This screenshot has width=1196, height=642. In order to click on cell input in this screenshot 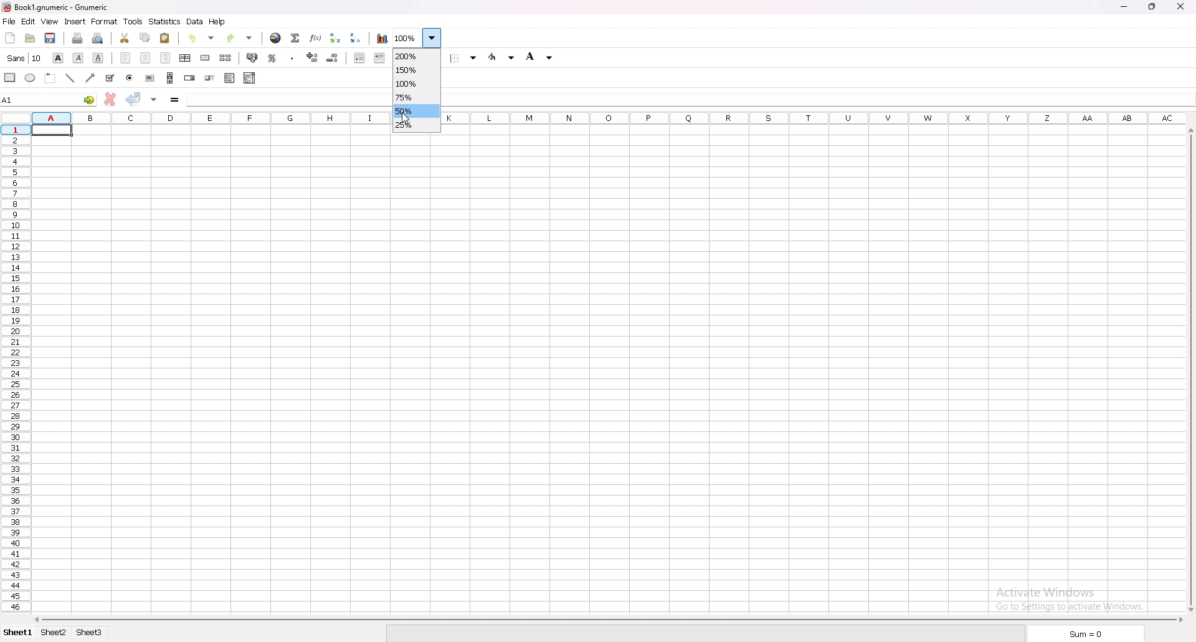, I will do `click(285, 98)`.